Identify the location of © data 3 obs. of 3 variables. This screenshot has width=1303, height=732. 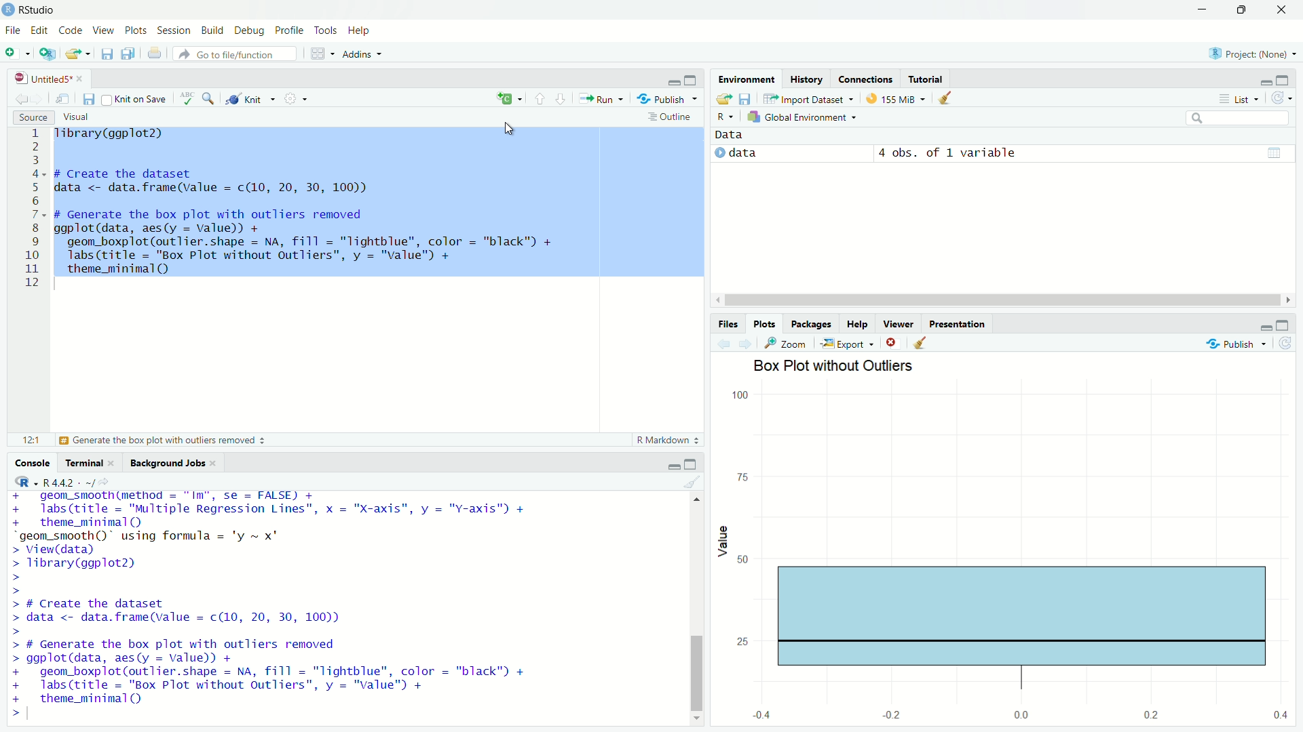
(902, 155).